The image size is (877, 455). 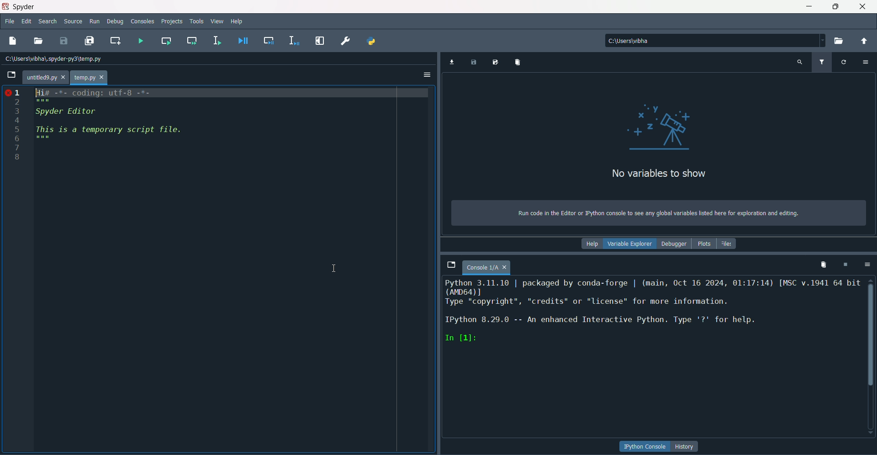 I want to click on run current cells, so click(x=166, y=41).